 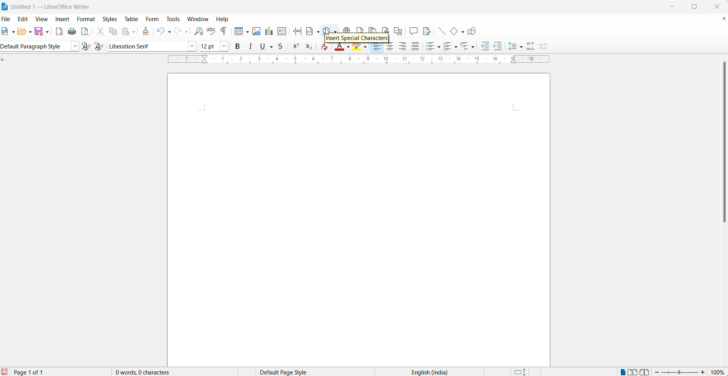 I want to click on text align left, so click(x=378, y=48).